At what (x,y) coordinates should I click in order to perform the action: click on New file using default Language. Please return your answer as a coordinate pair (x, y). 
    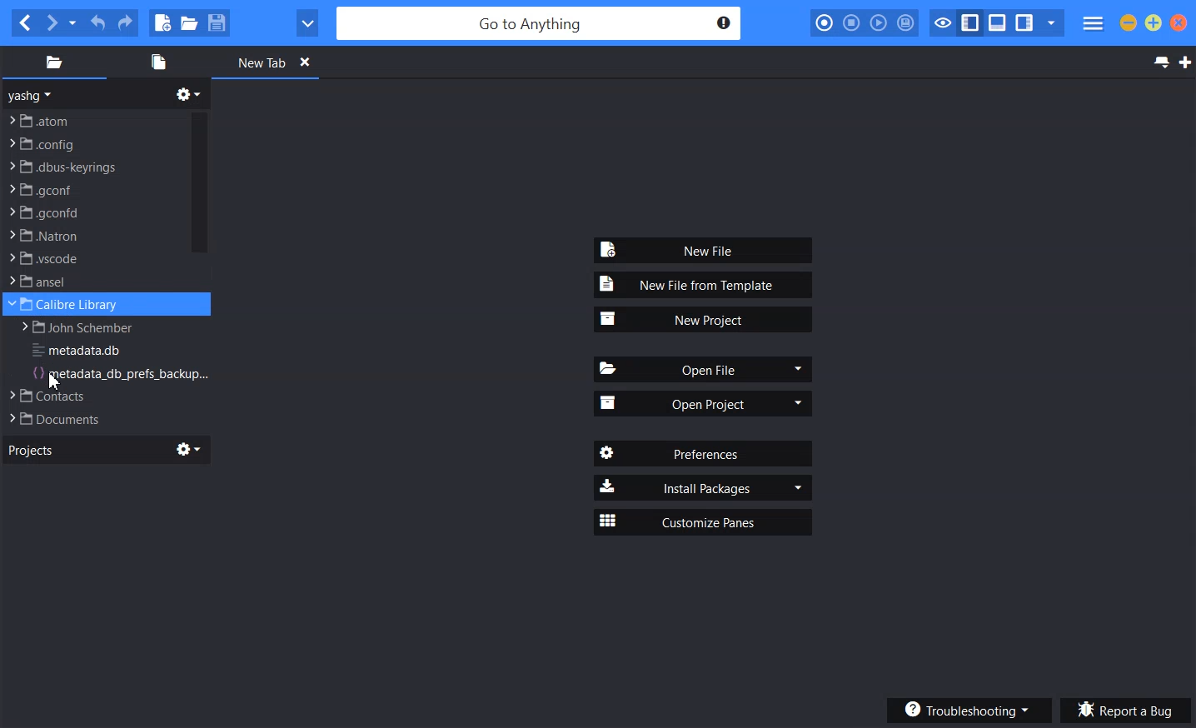
    Looking at the image, I should click on (162, 23).